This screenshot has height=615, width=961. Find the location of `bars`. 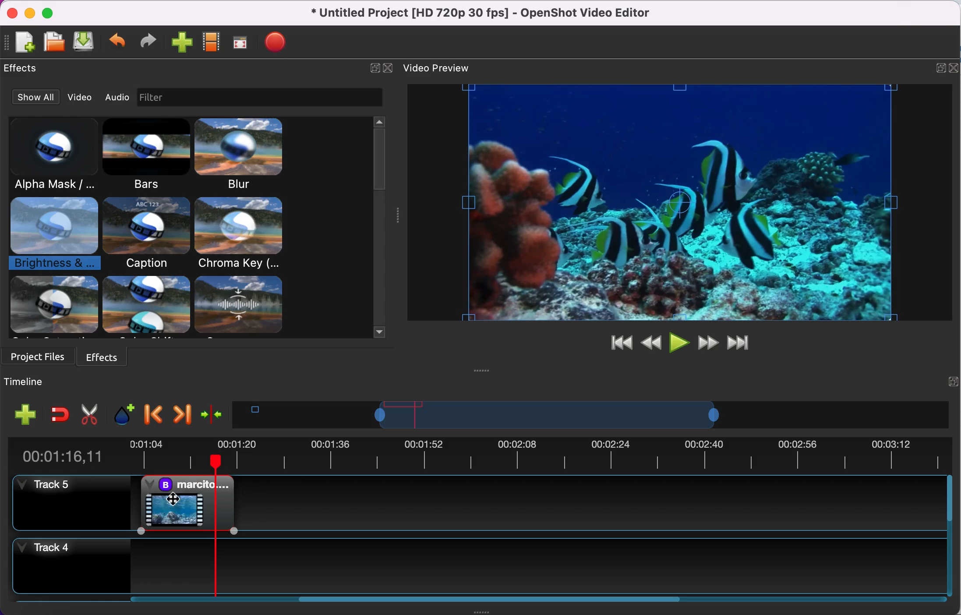

bars is located at coordinates (148, 156).